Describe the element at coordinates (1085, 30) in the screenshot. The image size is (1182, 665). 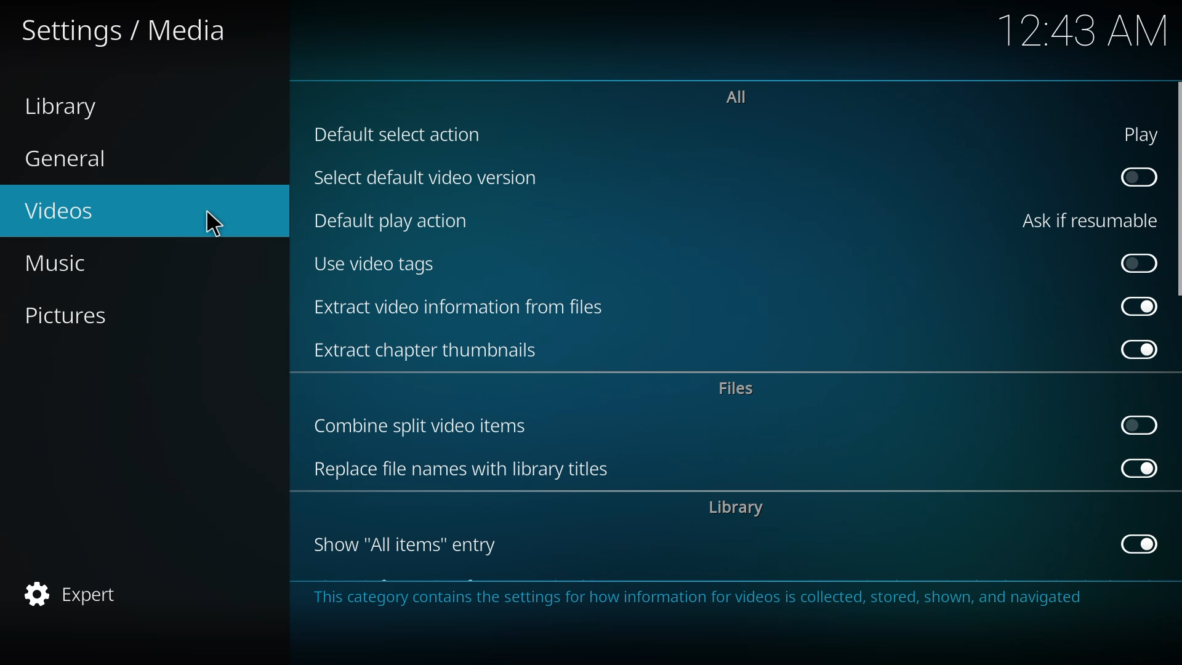
I see `time` at that location.